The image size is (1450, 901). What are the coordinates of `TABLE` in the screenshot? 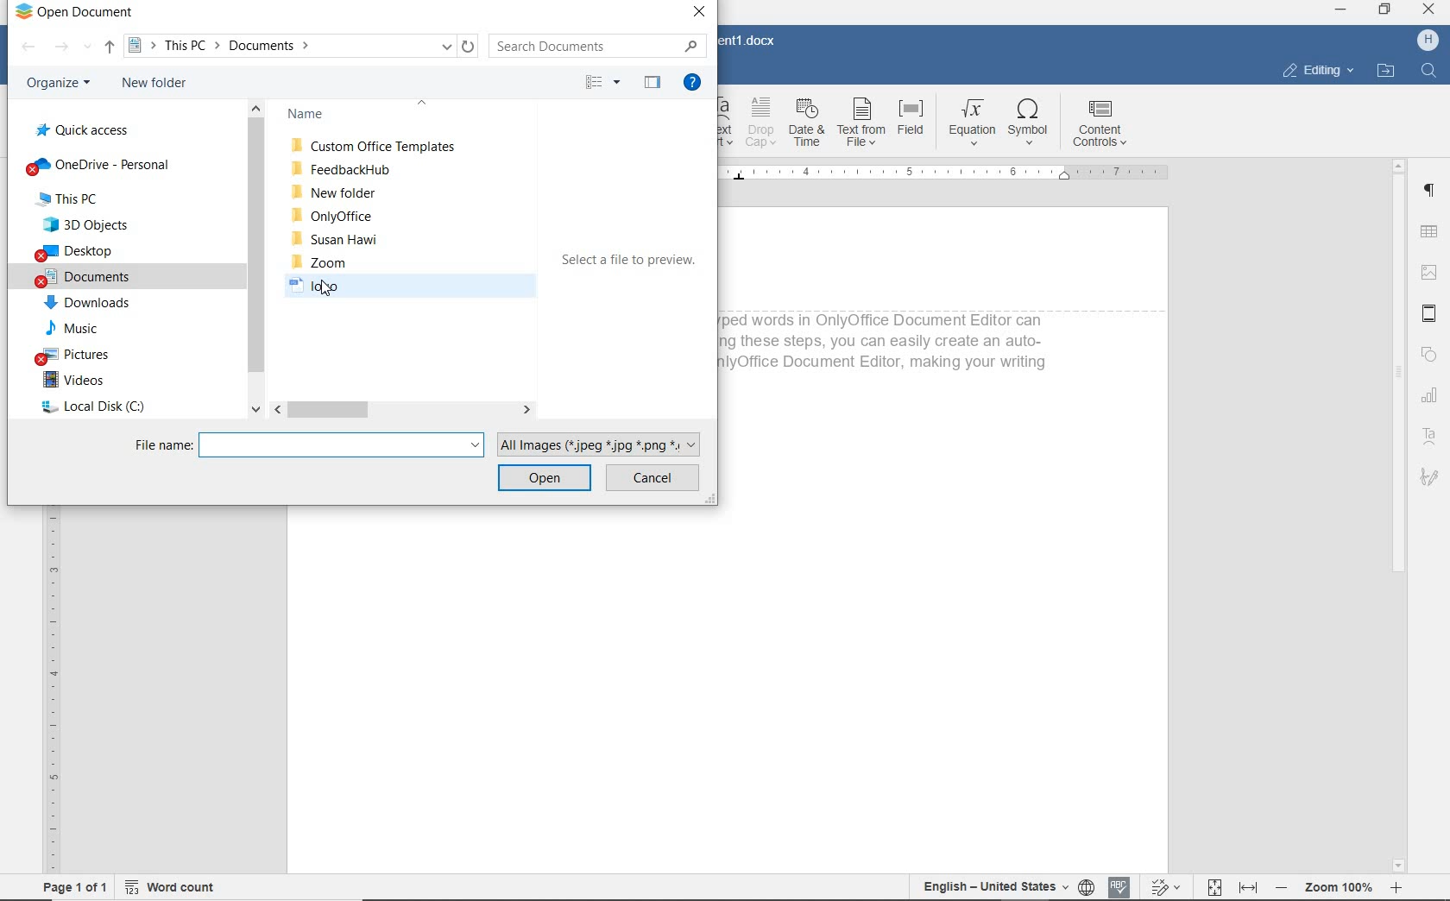 It's located at (1428, 232).